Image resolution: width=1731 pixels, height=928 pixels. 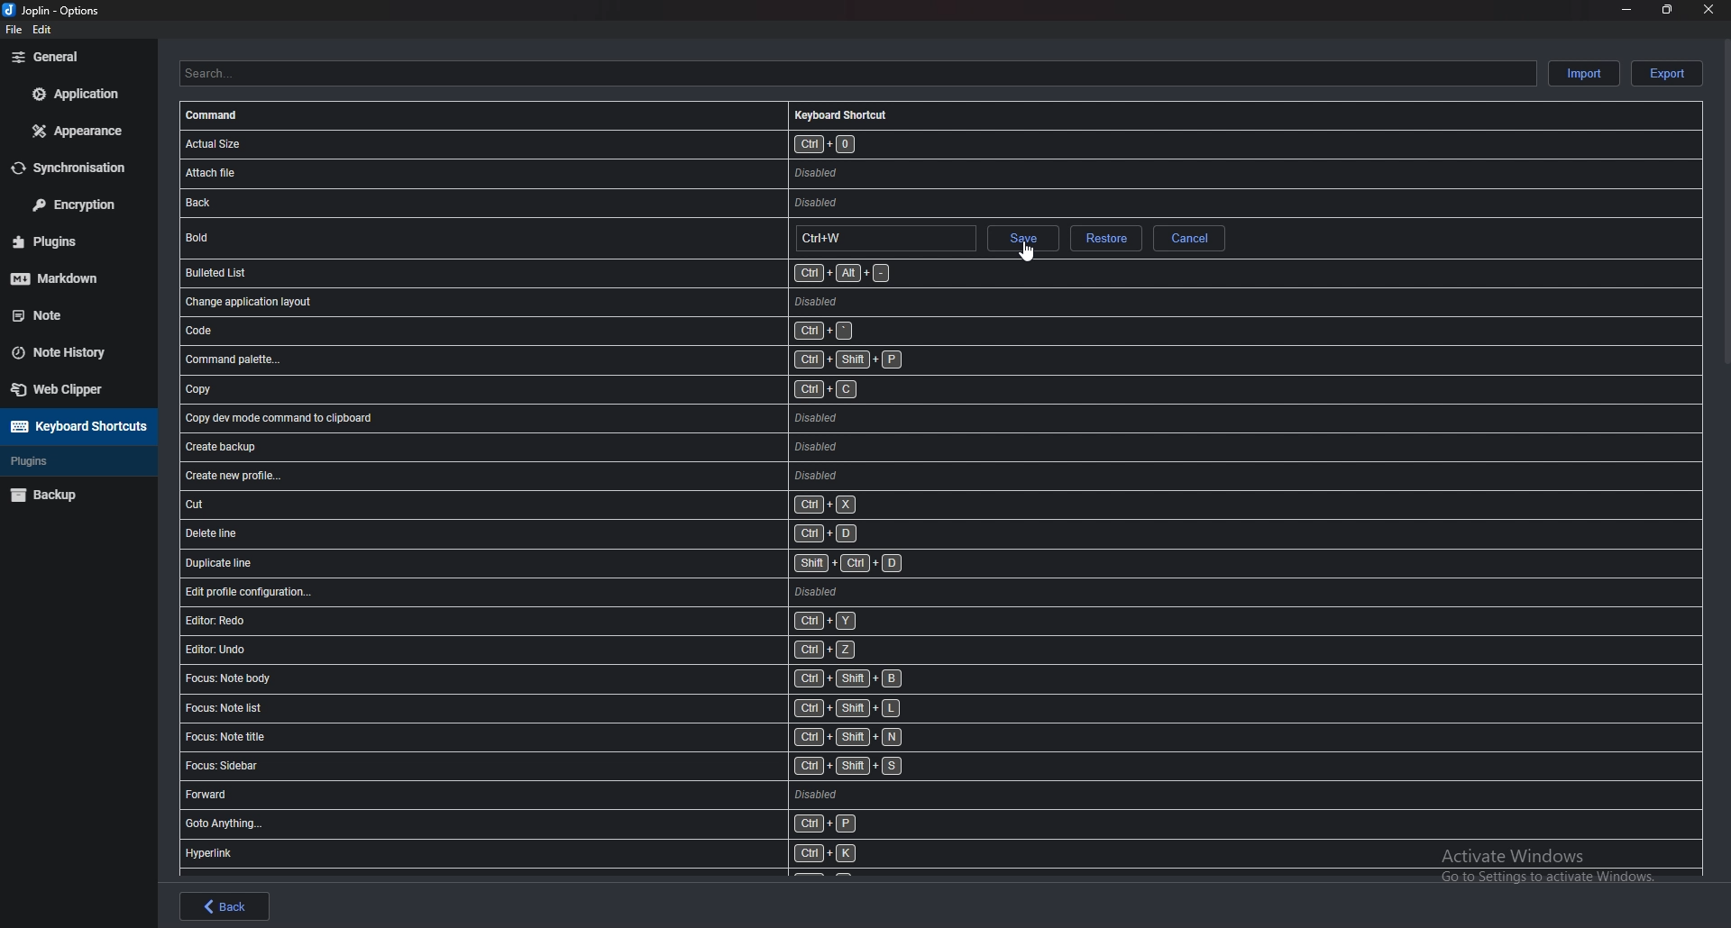 What do you see at coordinates (1191, 237) in the screenshot?
I see `Cancel` at bounding box center [1191, 237].